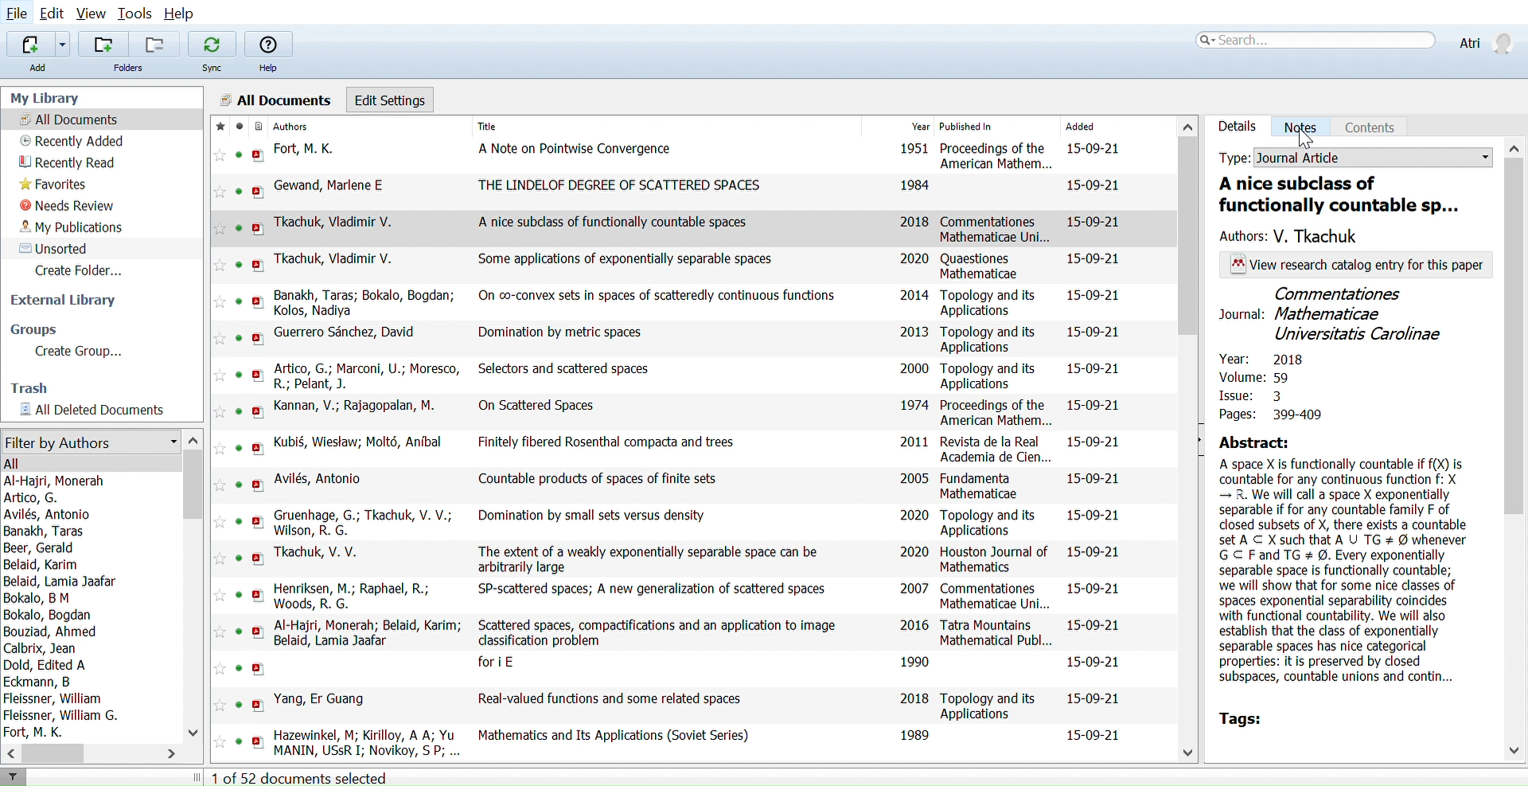 This screenshot has width=1528, height=786. I want to click on Move right in filter by authors, so click(176, 753).